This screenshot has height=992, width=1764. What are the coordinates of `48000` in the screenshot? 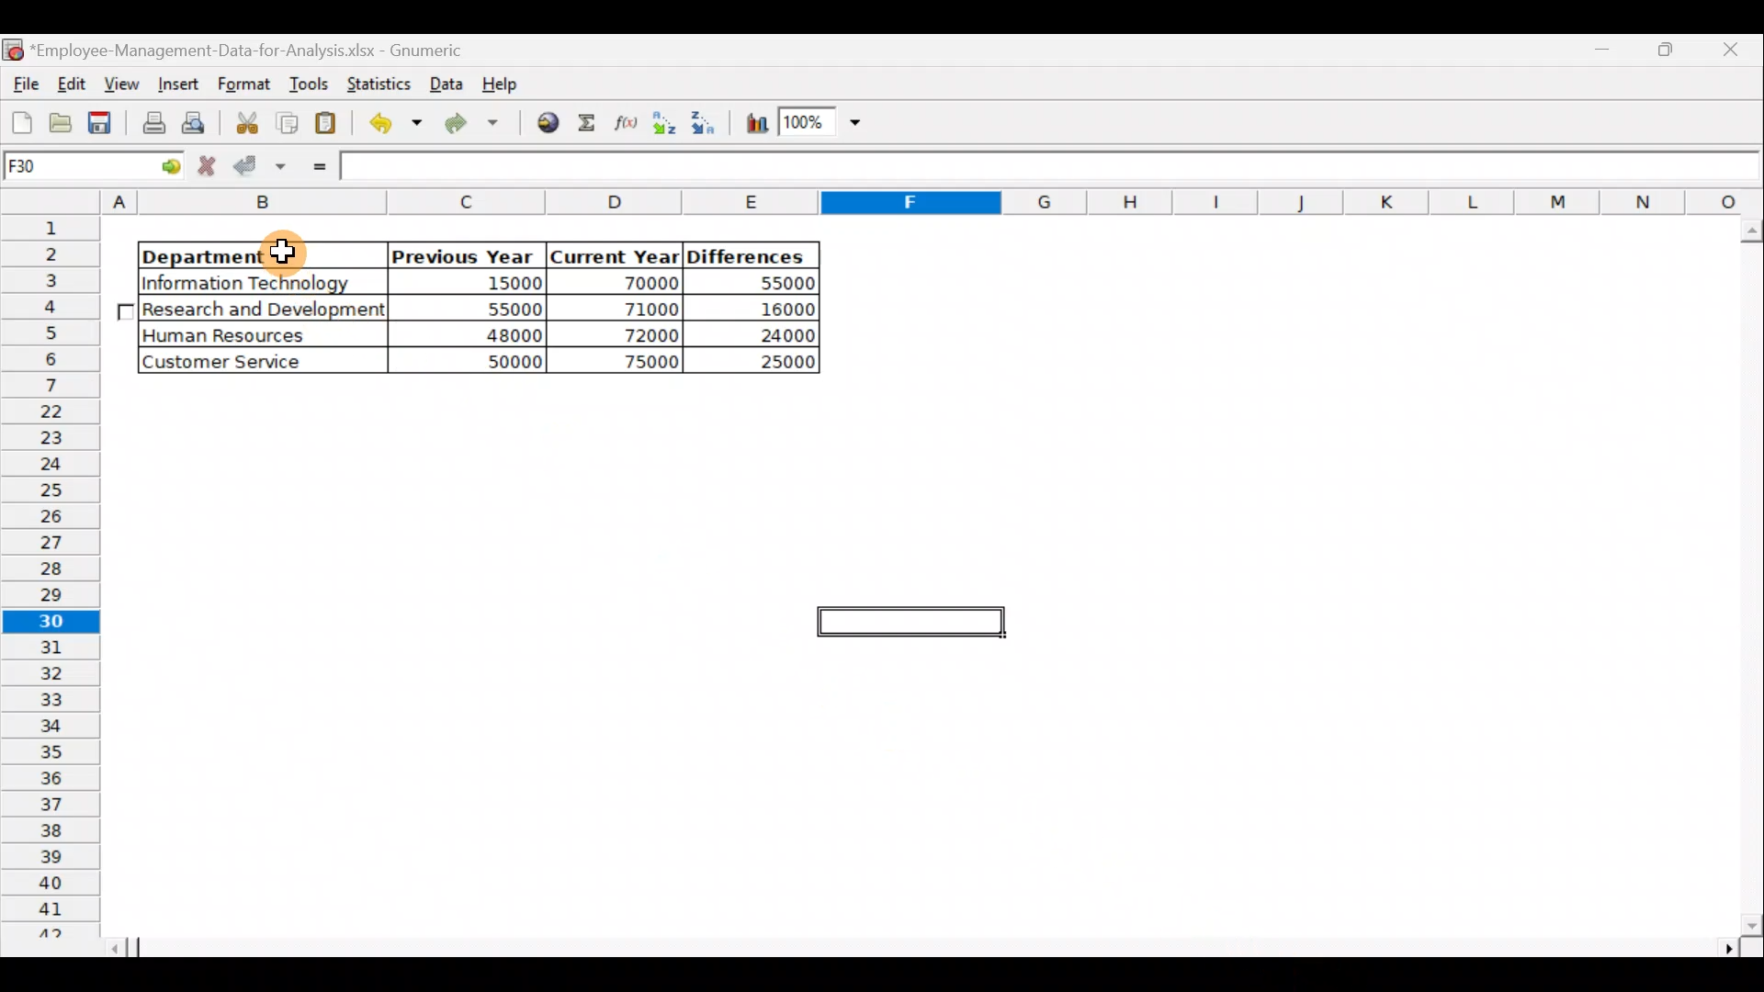 It's located at (483, 336).